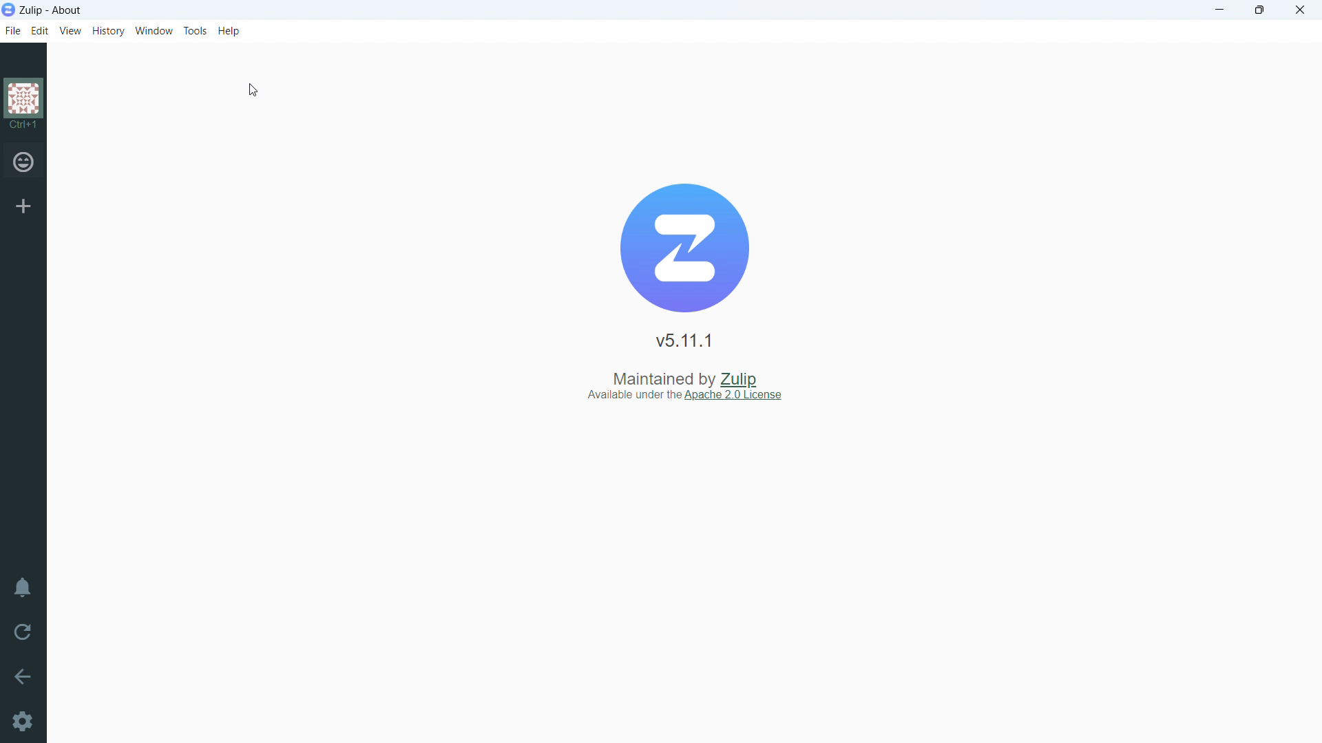 The height and width of the screenshot is (743, 1322). Describe the element at coordinates (195, 30) in the screenshot. I see `tools` at that location.